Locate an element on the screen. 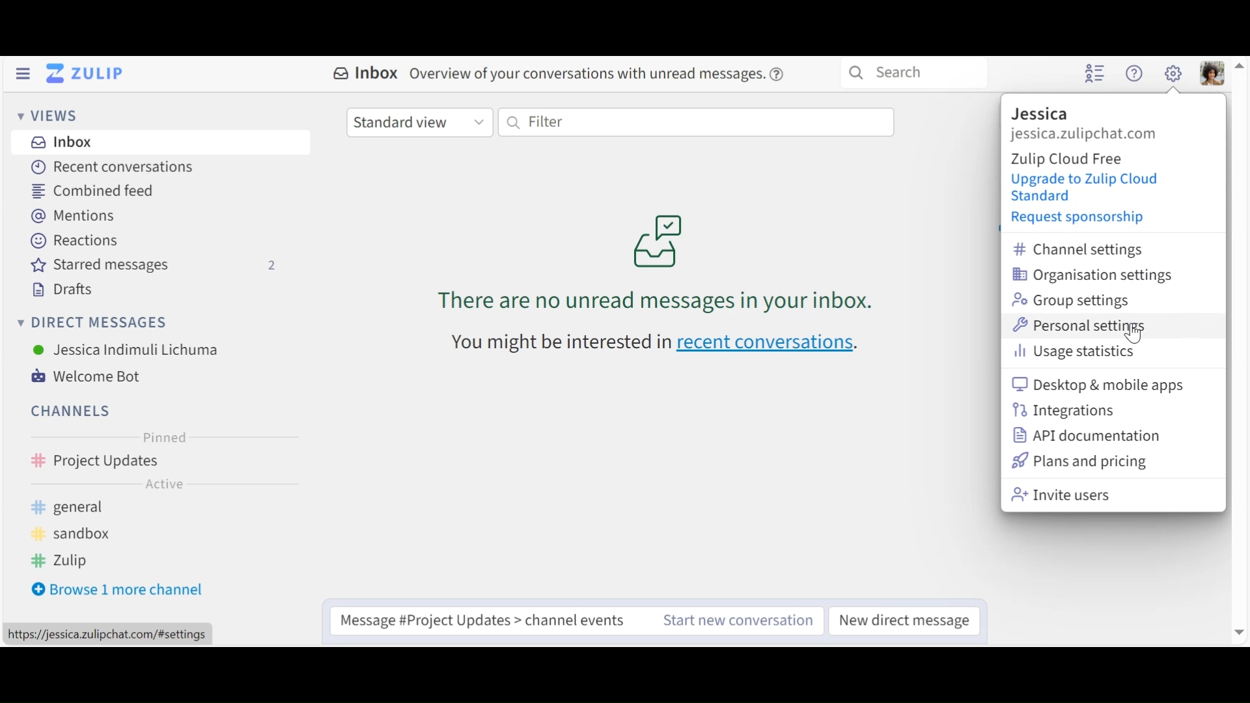 The height and width of the screenshot is (703, 1250). down is located at coordinates (1238, 632).